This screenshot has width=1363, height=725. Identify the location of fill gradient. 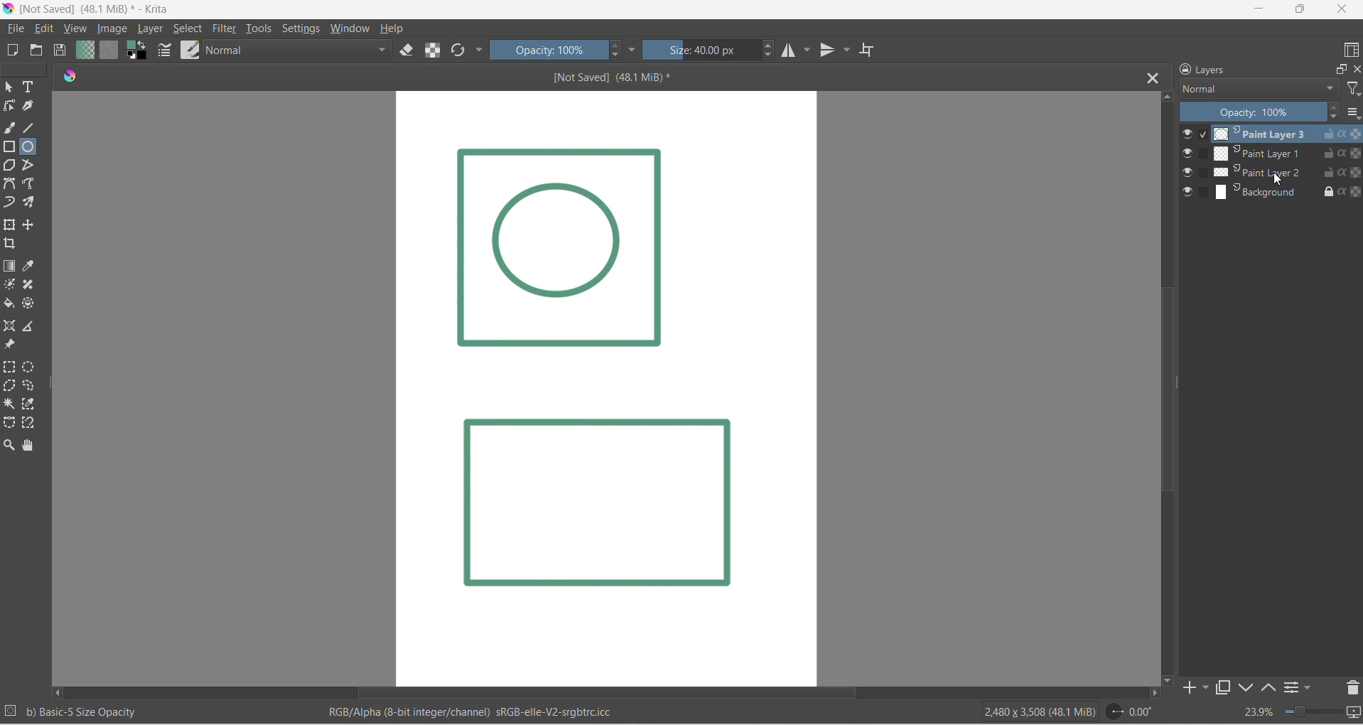
(86, 51).